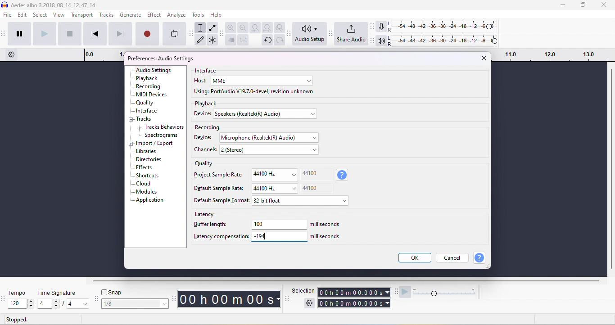 The height and width of the screenshot is (325, 615). Describe the element at coordinates (274, 175) in the screenshot. I see `44100Hz` at that location.